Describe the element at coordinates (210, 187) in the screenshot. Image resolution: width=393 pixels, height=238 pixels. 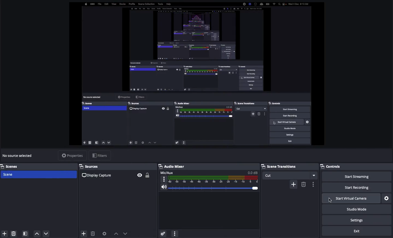
I see `Volume` at that location.